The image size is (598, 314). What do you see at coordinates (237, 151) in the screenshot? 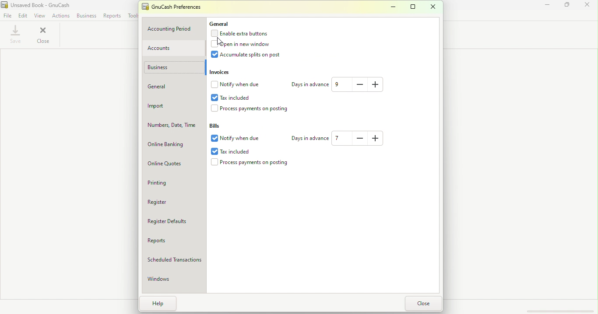
I see `Tax included` at bounding box center [237, 151].